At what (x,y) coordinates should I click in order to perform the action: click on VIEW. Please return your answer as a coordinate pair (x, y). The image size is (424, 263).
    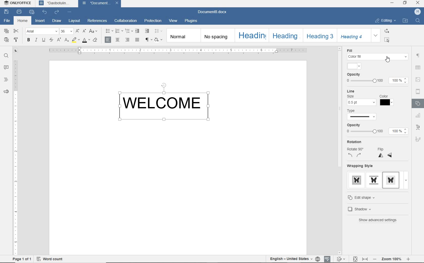
    Looking at the image, I should click on (173, 20).